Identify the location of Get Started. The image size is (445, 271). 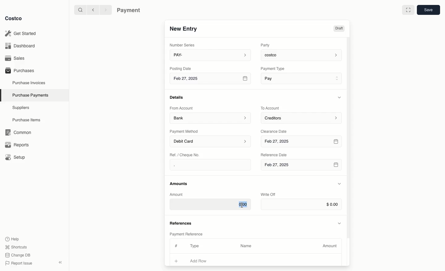
(22, 33).